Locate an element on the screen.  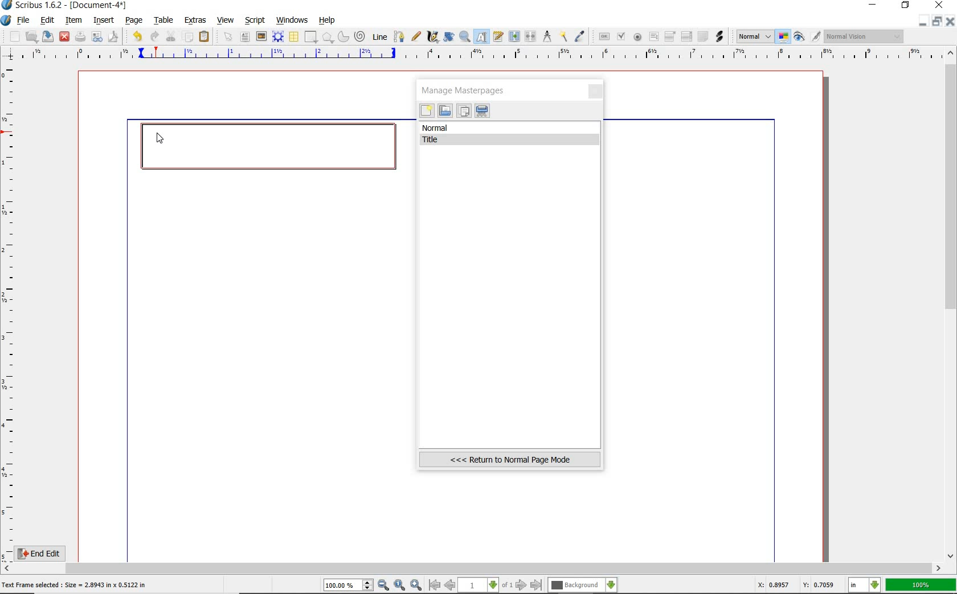
pdf text field is located at coordinates (653, 37).